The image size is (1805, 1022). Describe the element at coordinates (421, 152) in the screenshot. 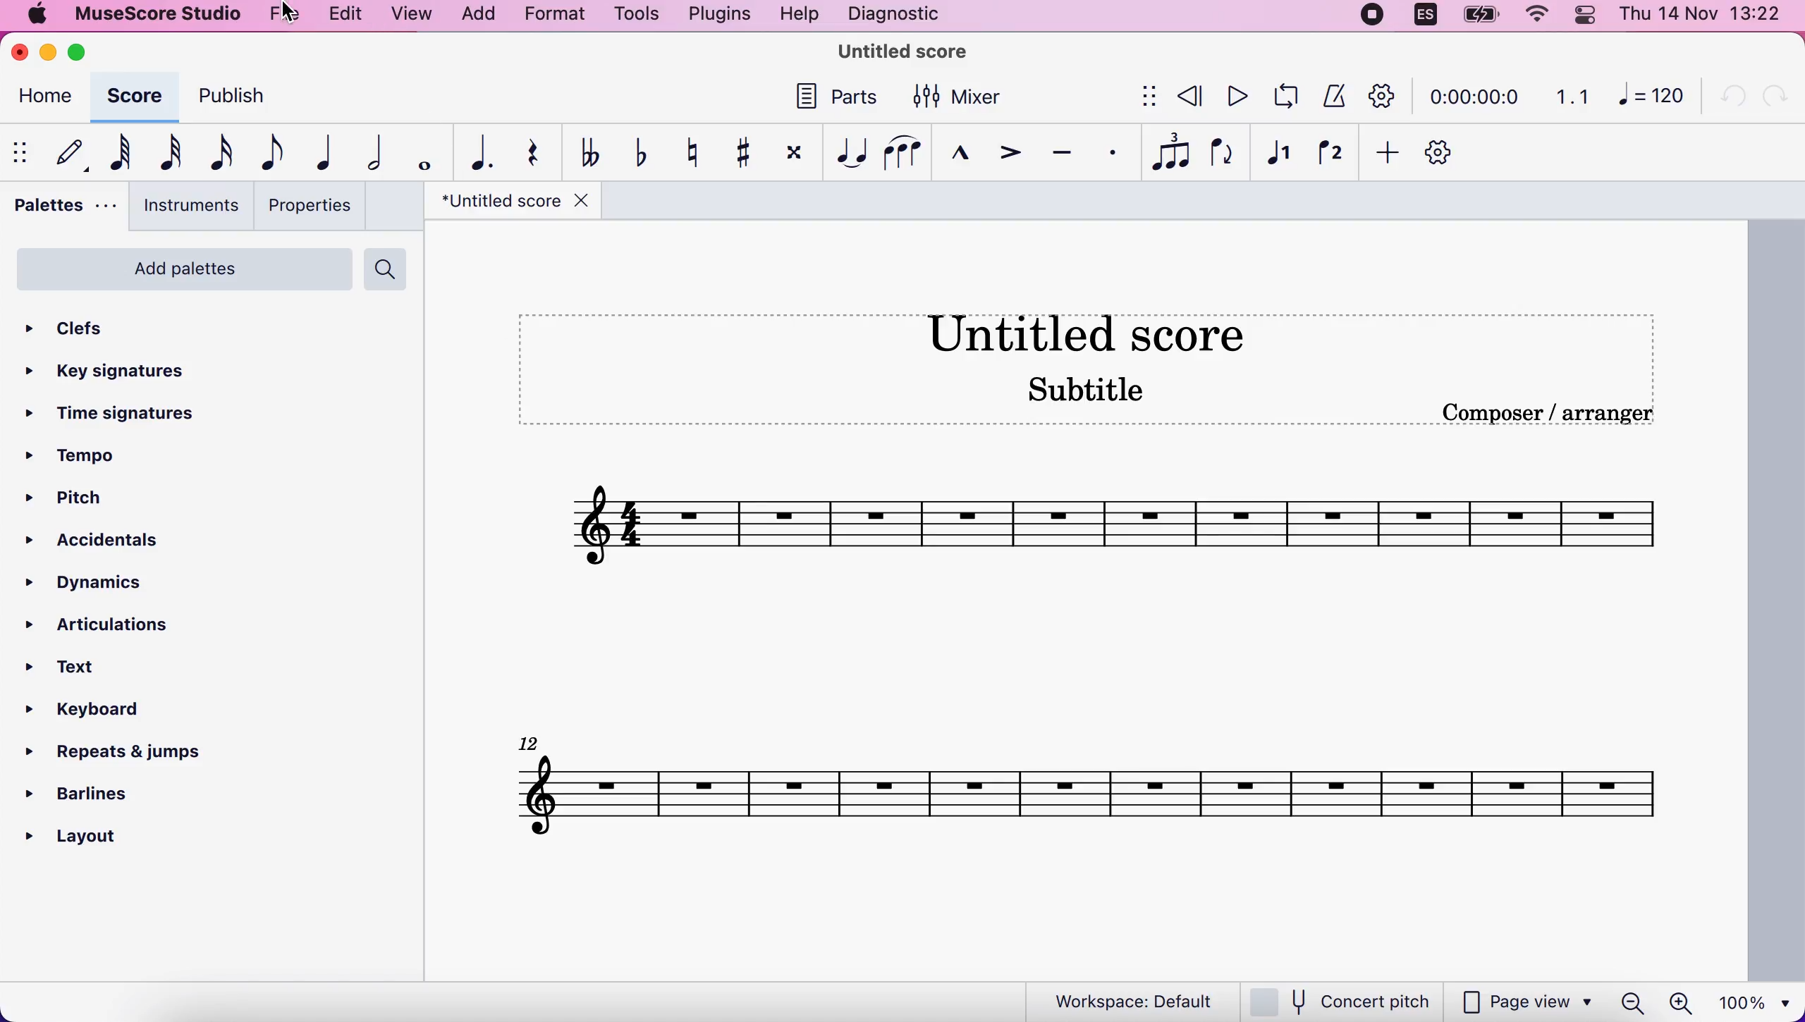

I see `whole note` at that location.